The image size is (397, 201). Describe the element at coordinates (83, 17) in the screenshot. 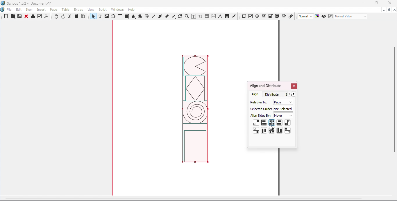

I see `Paste` at that location.